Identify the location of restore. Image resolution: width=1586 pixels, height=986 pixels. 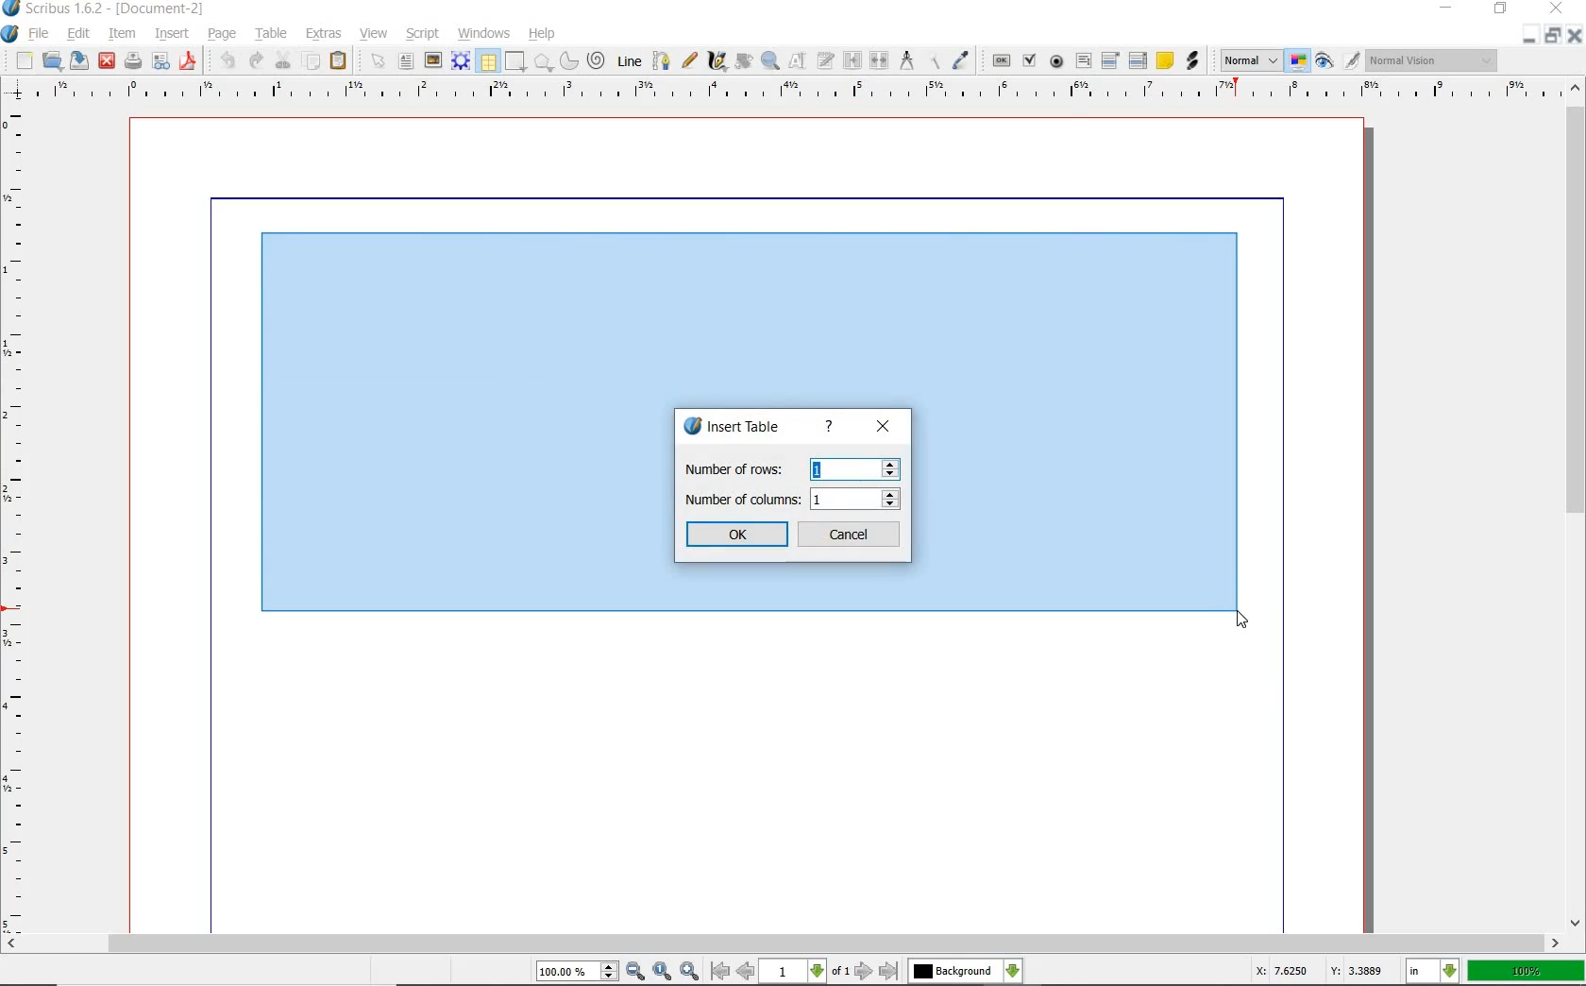
(1552, 35).